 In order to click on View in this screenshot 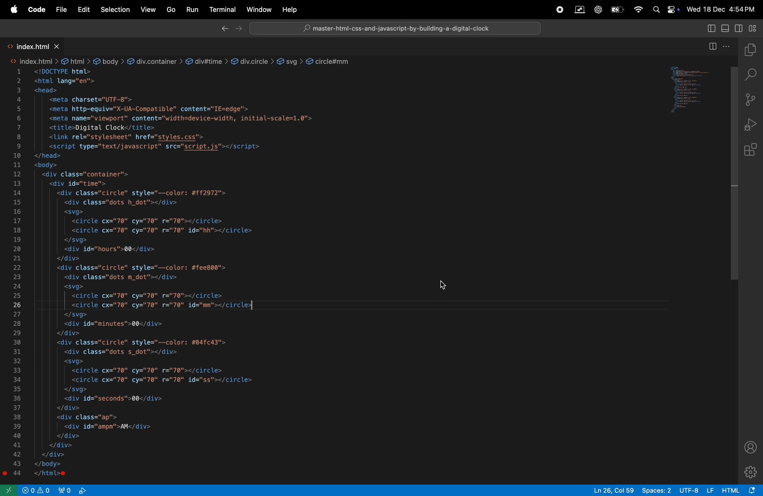, I will do `click(147, 9)`.